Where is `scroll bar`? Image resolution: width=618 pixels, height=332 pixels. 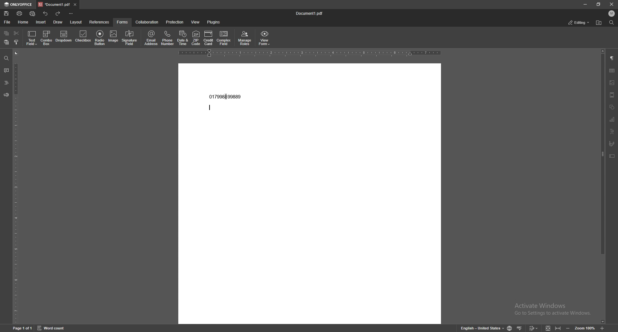
scroll bar is located at coordinates (602, 187).